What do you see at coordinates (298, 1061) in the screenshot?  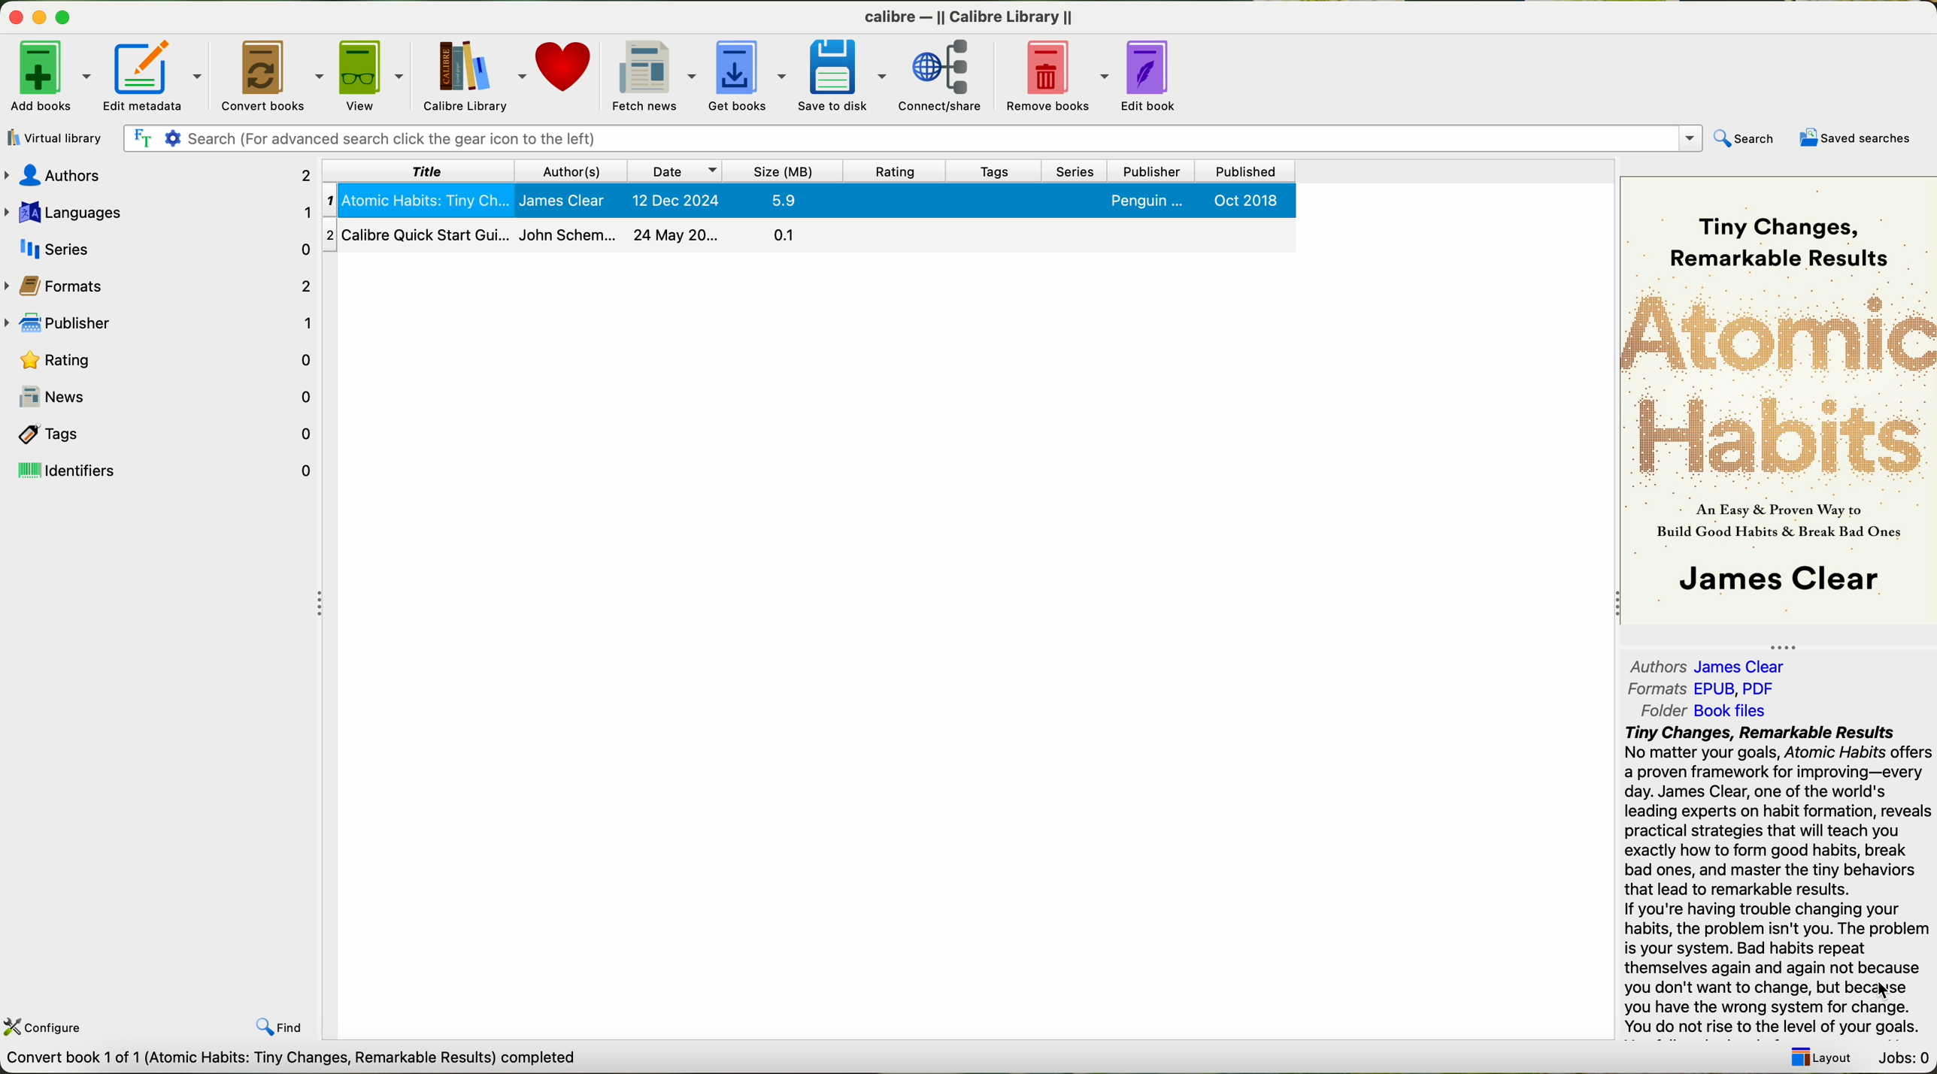 I see `data` at bounding box center [298, 1061].